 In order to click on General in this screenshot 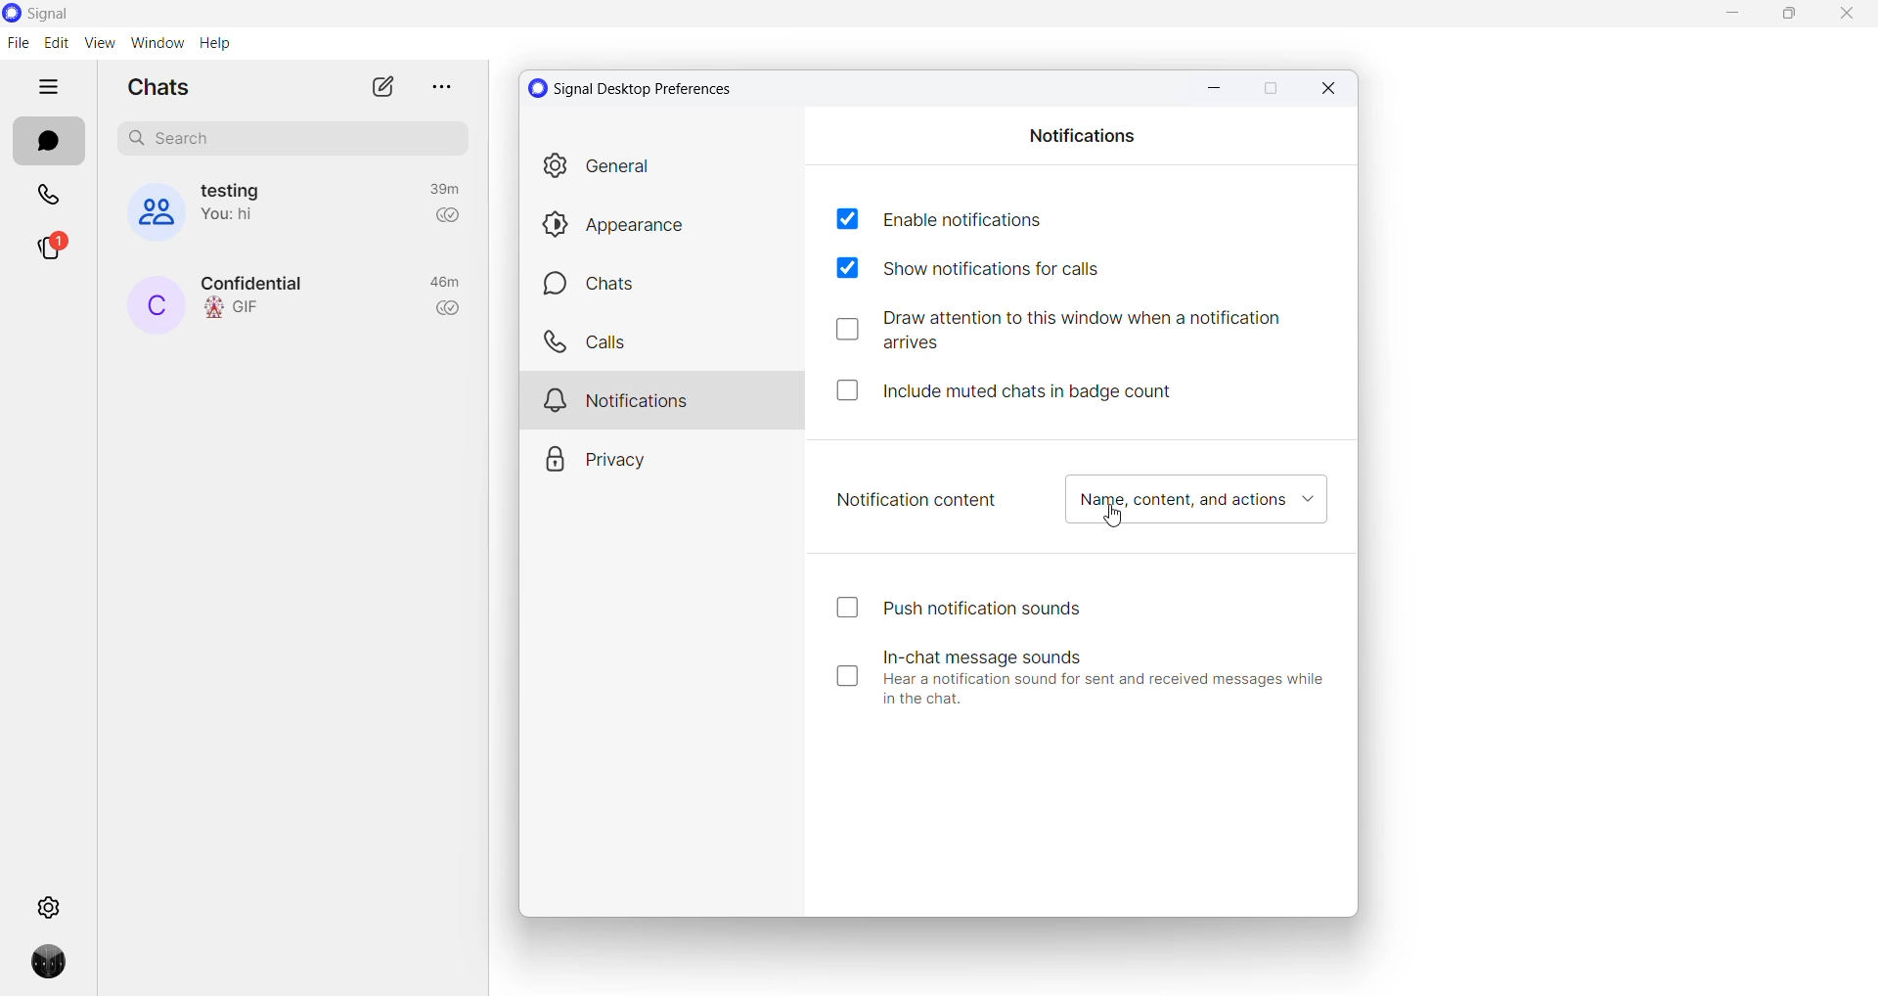, I will do `click(665, 170)`.